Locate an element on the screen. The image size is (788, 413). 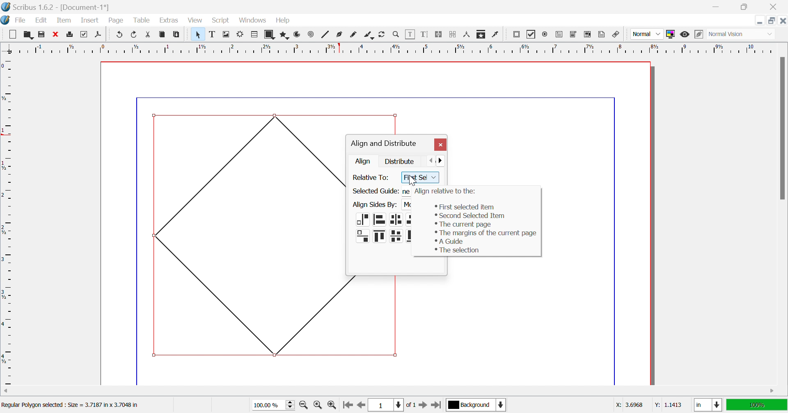
Cut is located at coordinates (150, 36).